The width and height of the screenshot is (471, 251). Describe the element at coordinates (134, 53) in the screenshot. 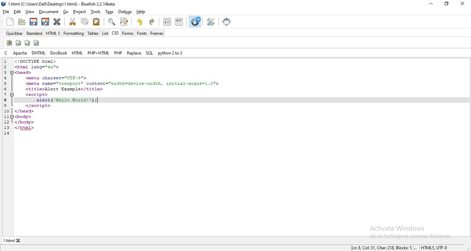

I see `replace` at that location.